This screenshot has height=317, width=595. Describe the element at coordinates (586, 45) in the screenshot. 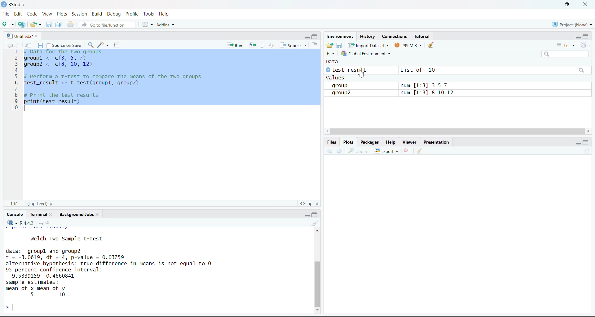

I see `refresh the list of objects in the environment` at that location.